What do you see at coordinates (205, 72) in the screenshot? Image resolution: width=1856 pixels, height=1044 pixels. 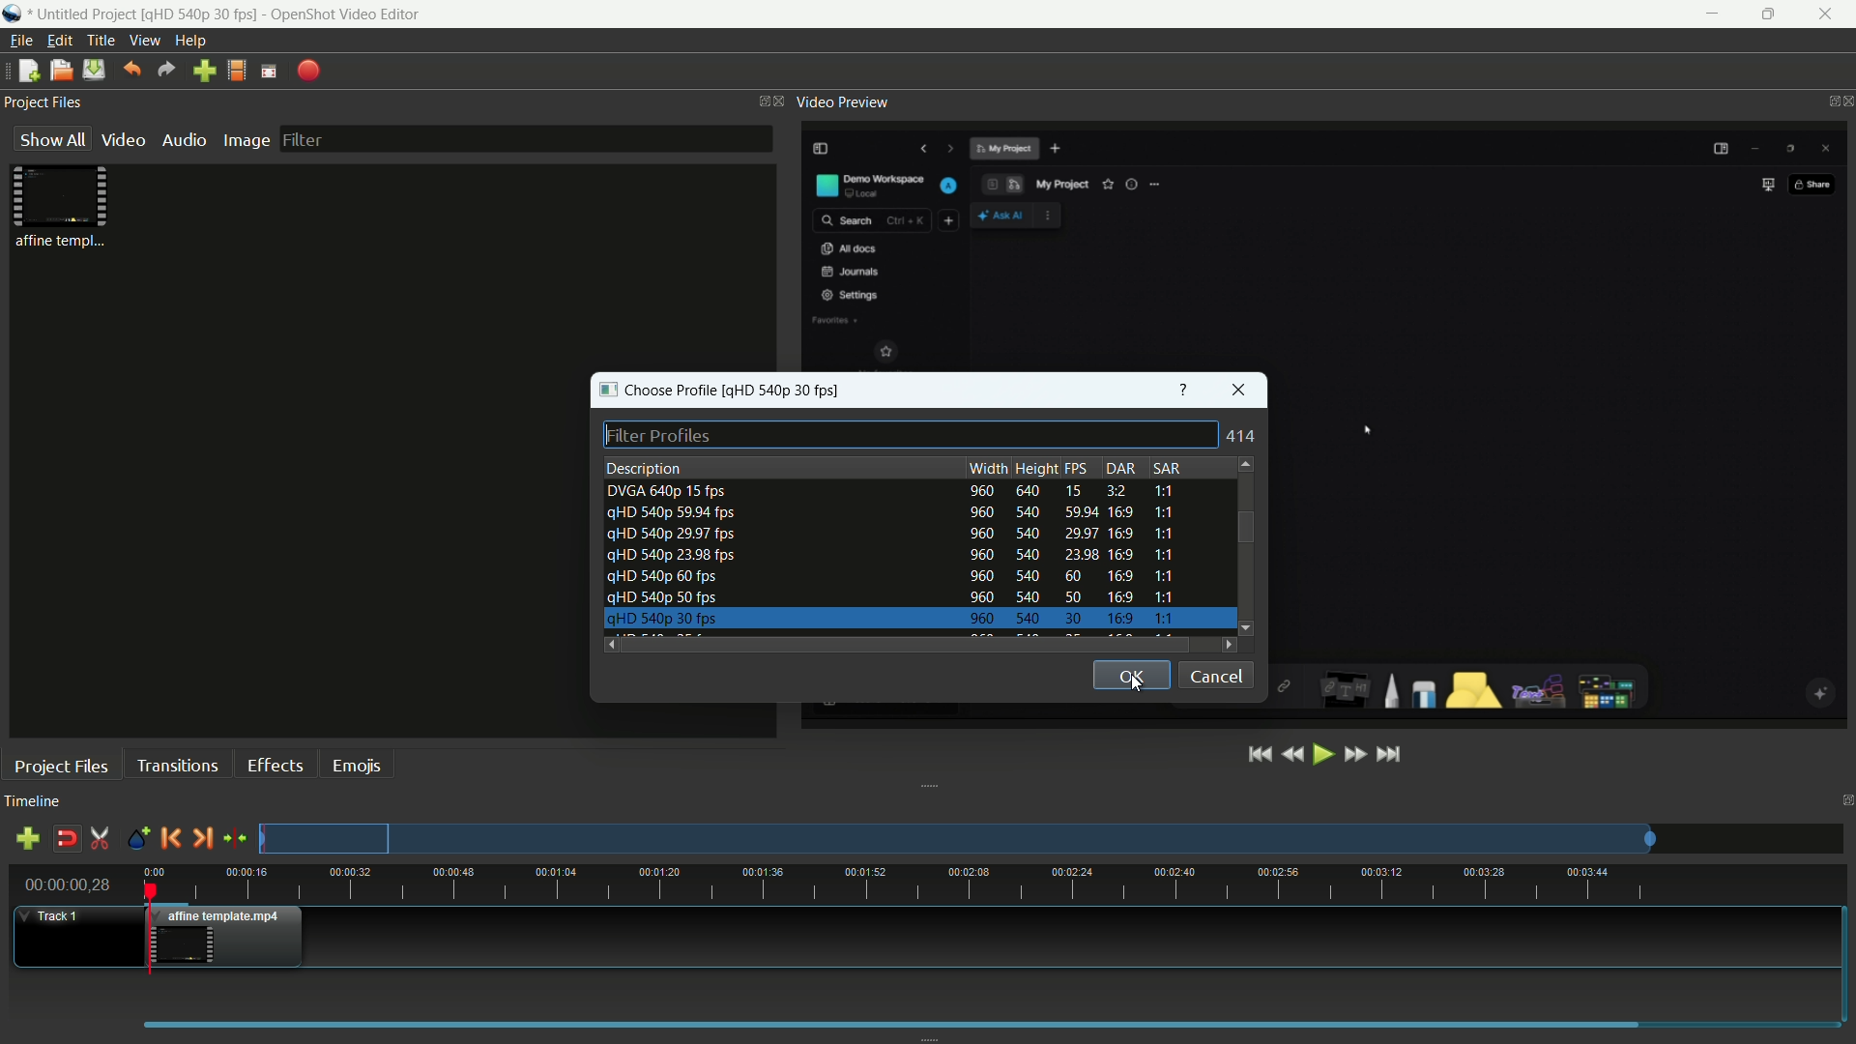 I see `import file` at bounding box center [205, 72].